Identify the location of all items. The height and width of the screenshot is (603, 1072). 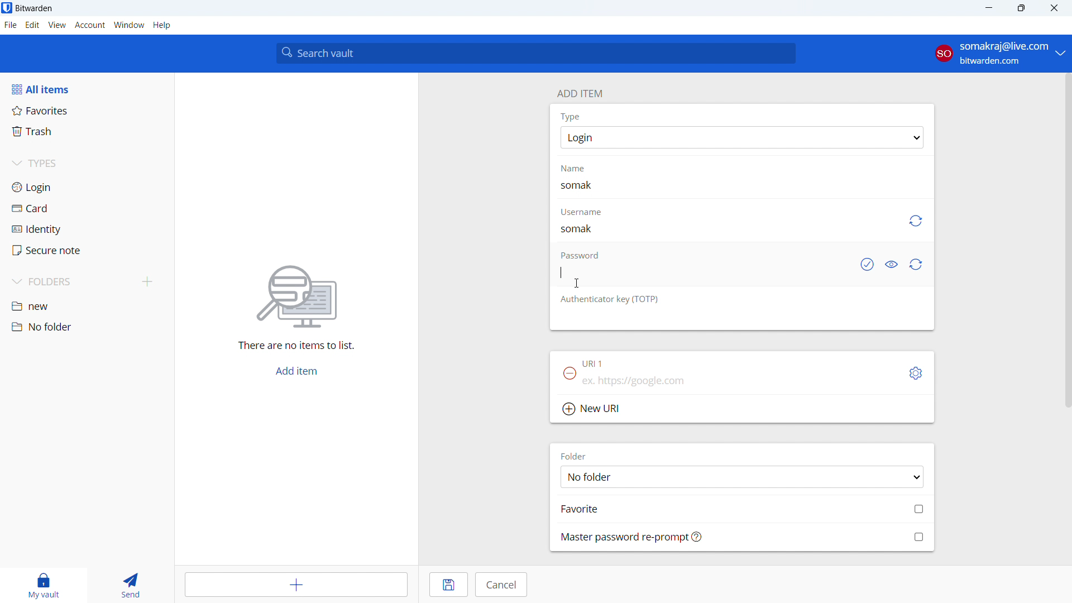
(87, 89).